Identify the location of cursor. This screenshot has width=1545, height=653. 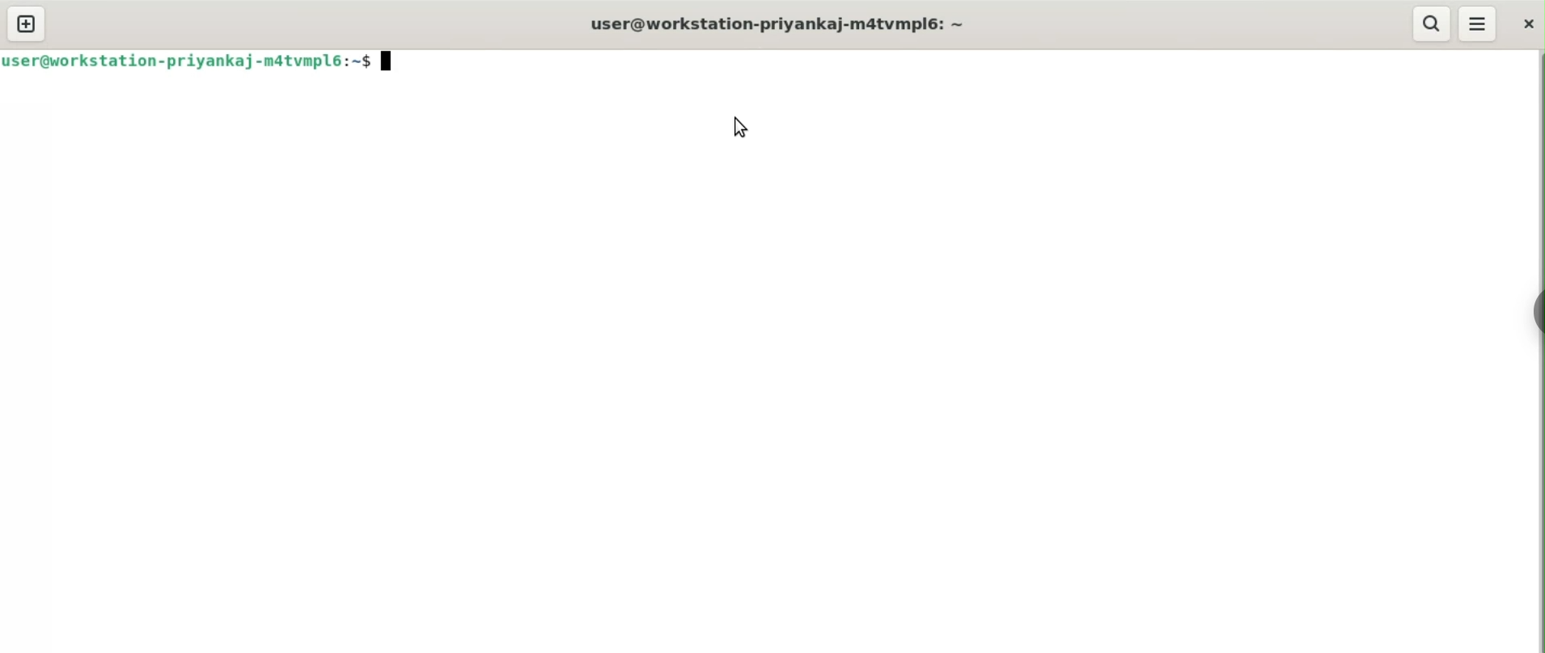
(738, 127).